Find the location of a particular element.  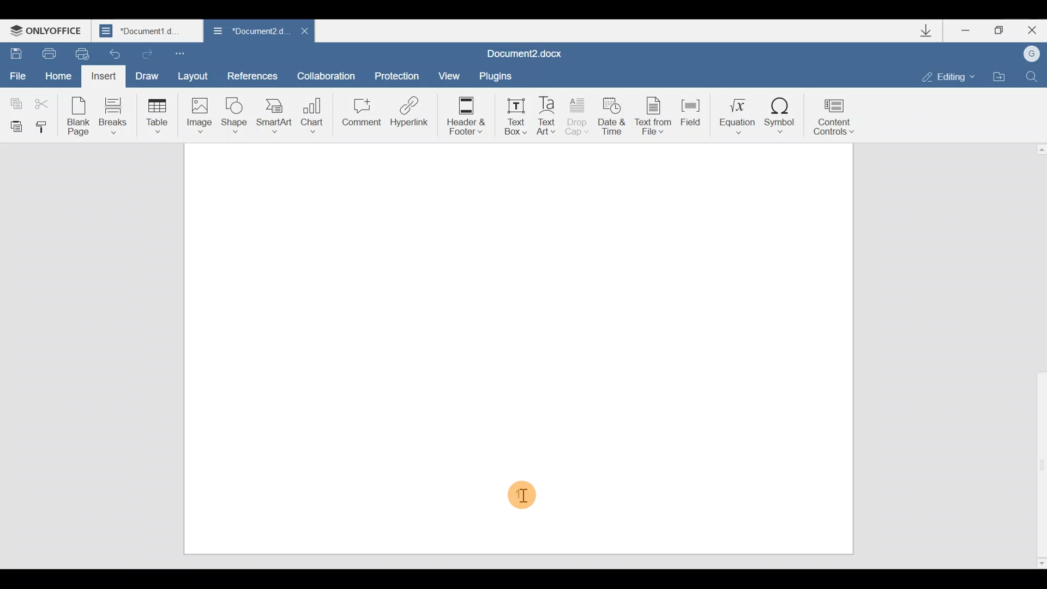

Date & time is located at coordinates (612, 114).